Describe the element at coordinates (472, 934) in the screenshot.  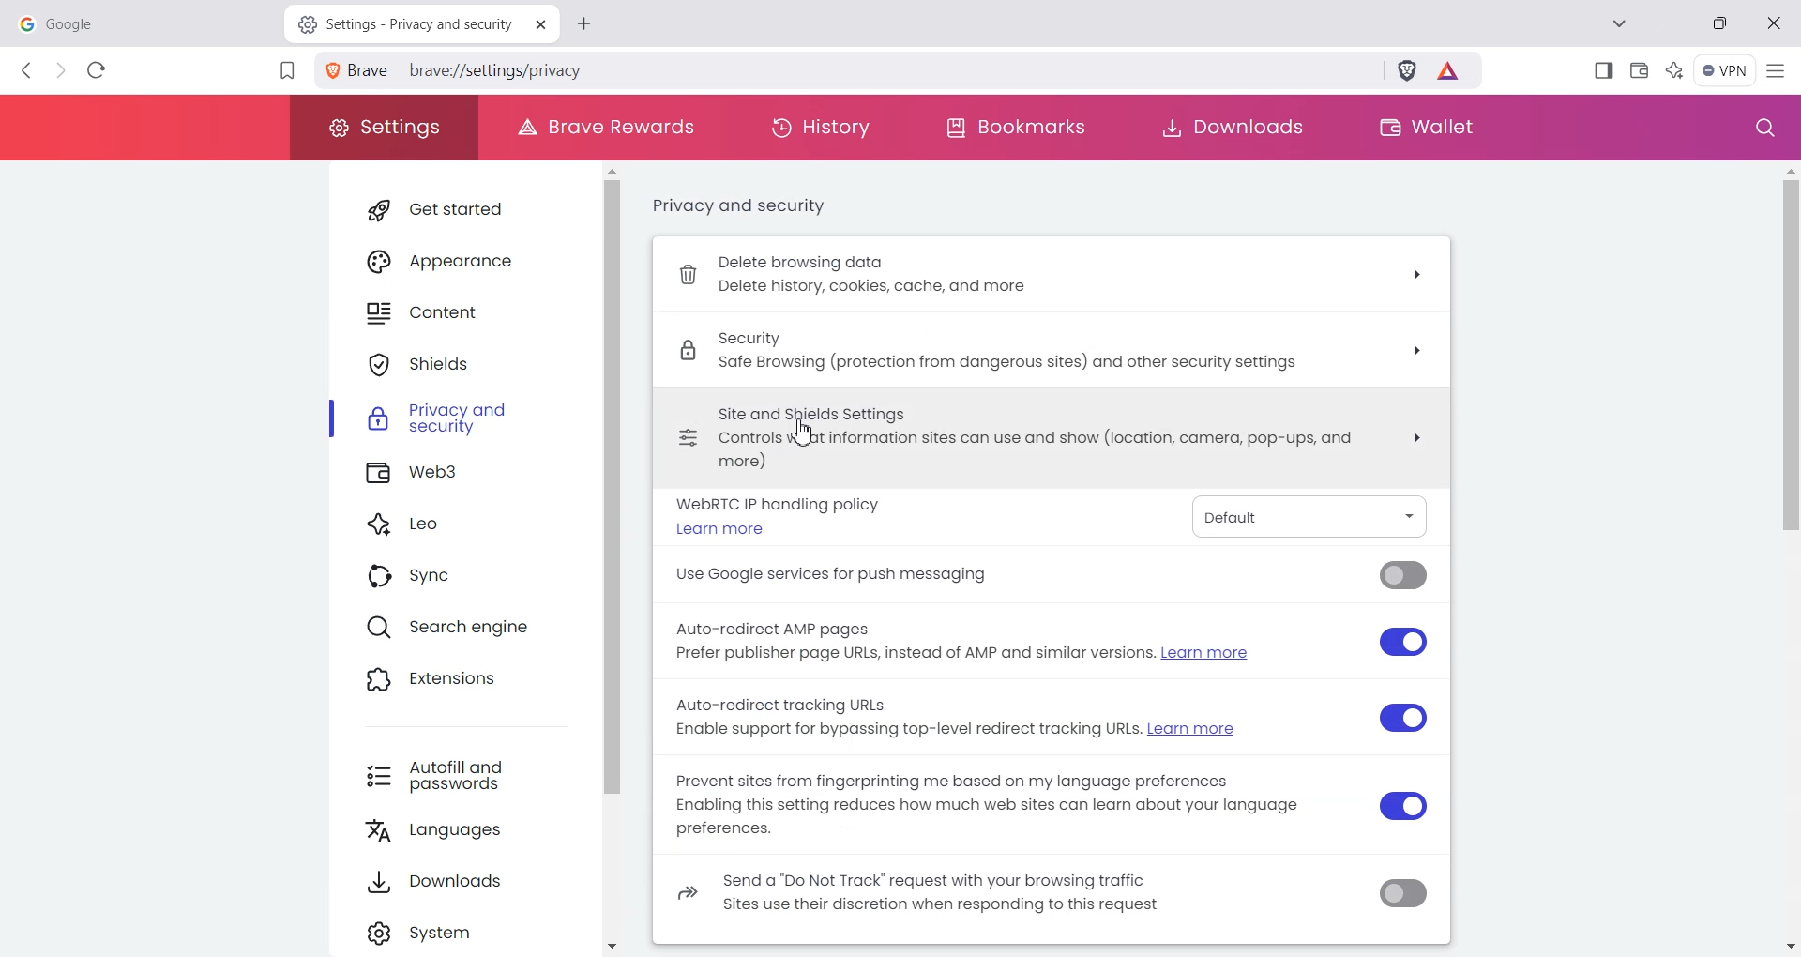
I see `Settings` at that location.